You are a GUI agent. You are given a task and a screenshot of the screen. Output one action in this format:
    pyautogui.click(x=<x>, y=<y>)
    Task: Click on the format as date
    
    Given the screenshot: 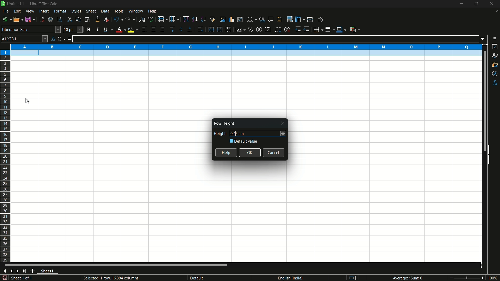 What is the action you would take?
    pyautogui.click(x=268, y=30)
    